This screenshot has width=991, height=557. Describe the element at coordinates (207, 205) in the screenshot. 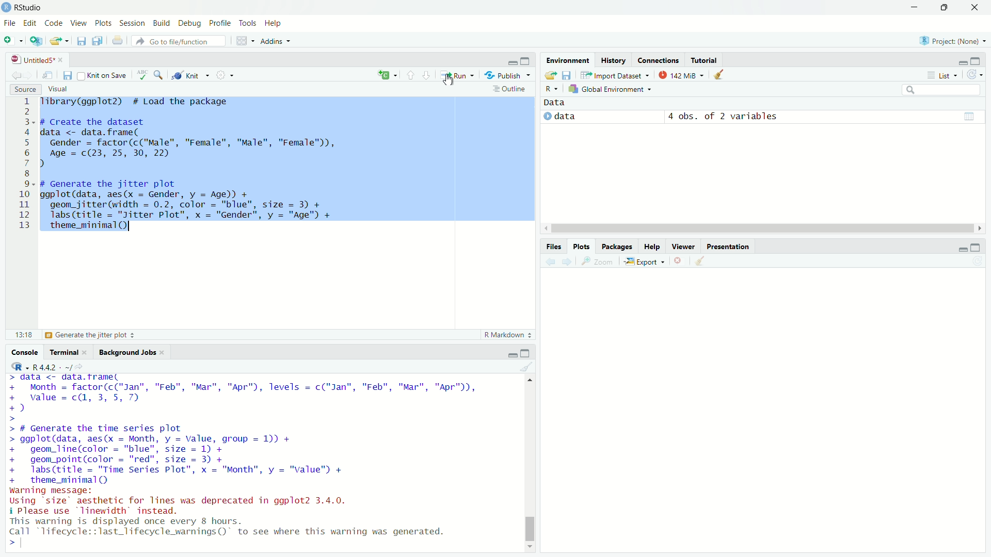

I see `code to generate the jitter plot` at that location.